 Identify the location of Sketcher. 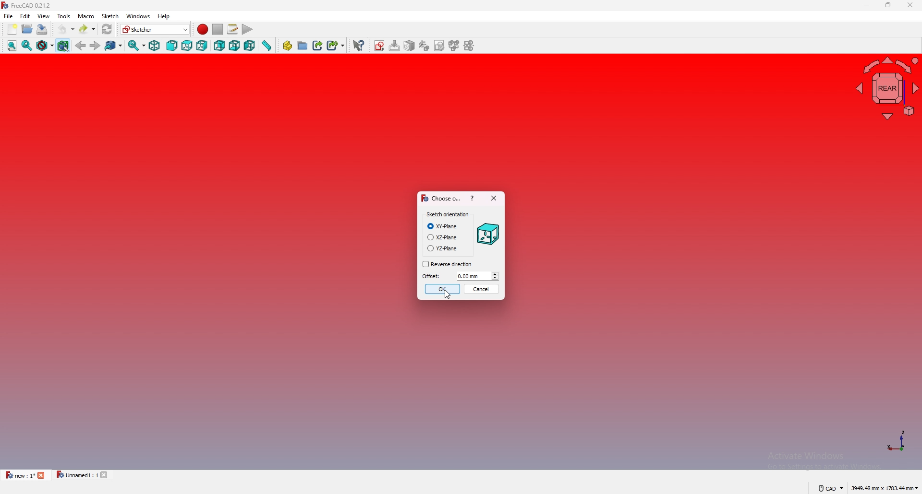
(155, 29).